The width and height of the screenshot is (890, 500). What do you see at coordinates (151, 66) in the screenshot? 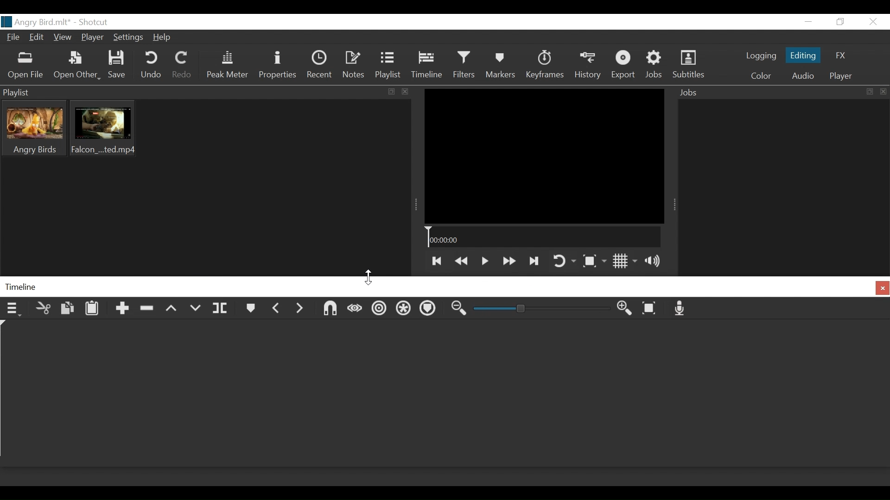
I see `Undo` at bounding box center [151, 66].